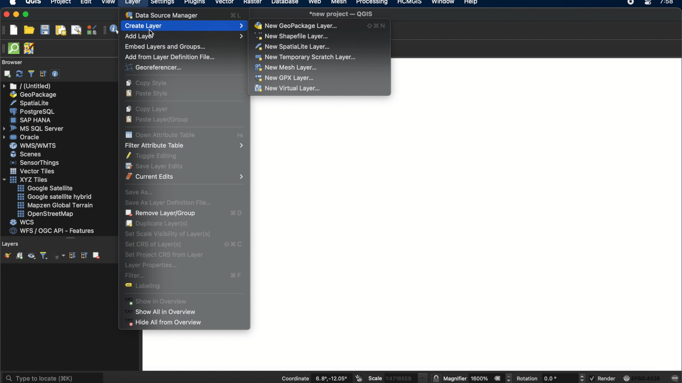  I want to click on add group, so click(19, 256).